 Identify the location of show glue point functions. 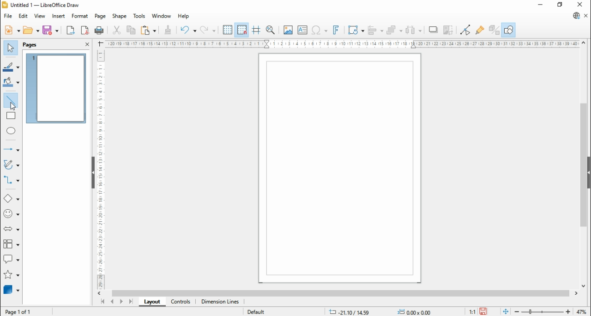
(479, 30).